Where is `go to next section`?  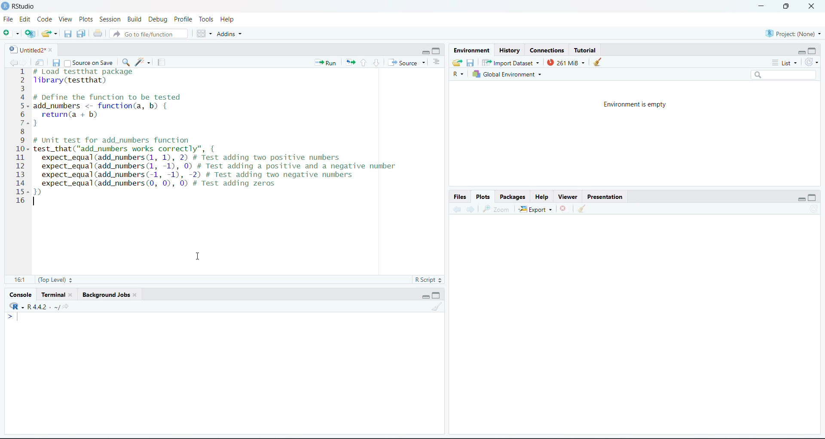 go to next section is located at coordinates (376, 61).